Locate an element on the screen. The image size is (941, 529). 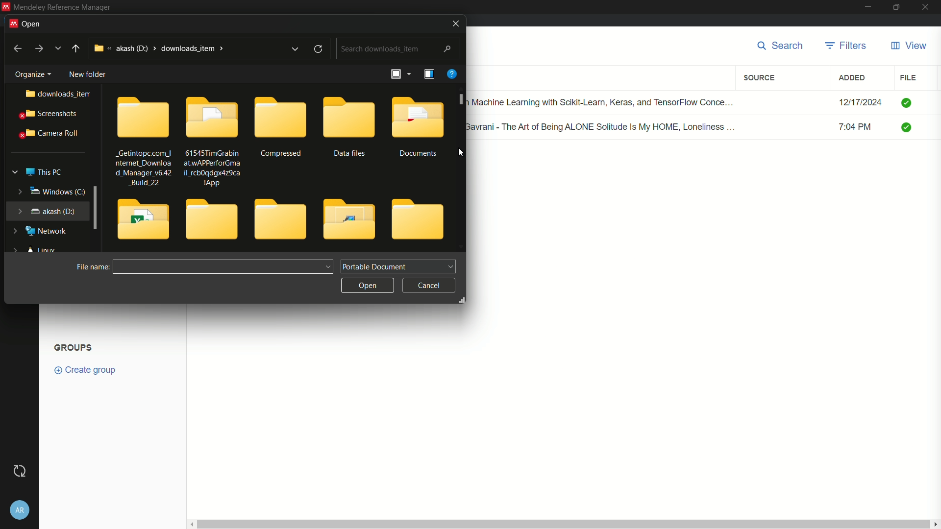
61545TimGrabinatwAPPerforGmail_rcb0qdgx4z9ca1App is located at coordinates (212, 140).